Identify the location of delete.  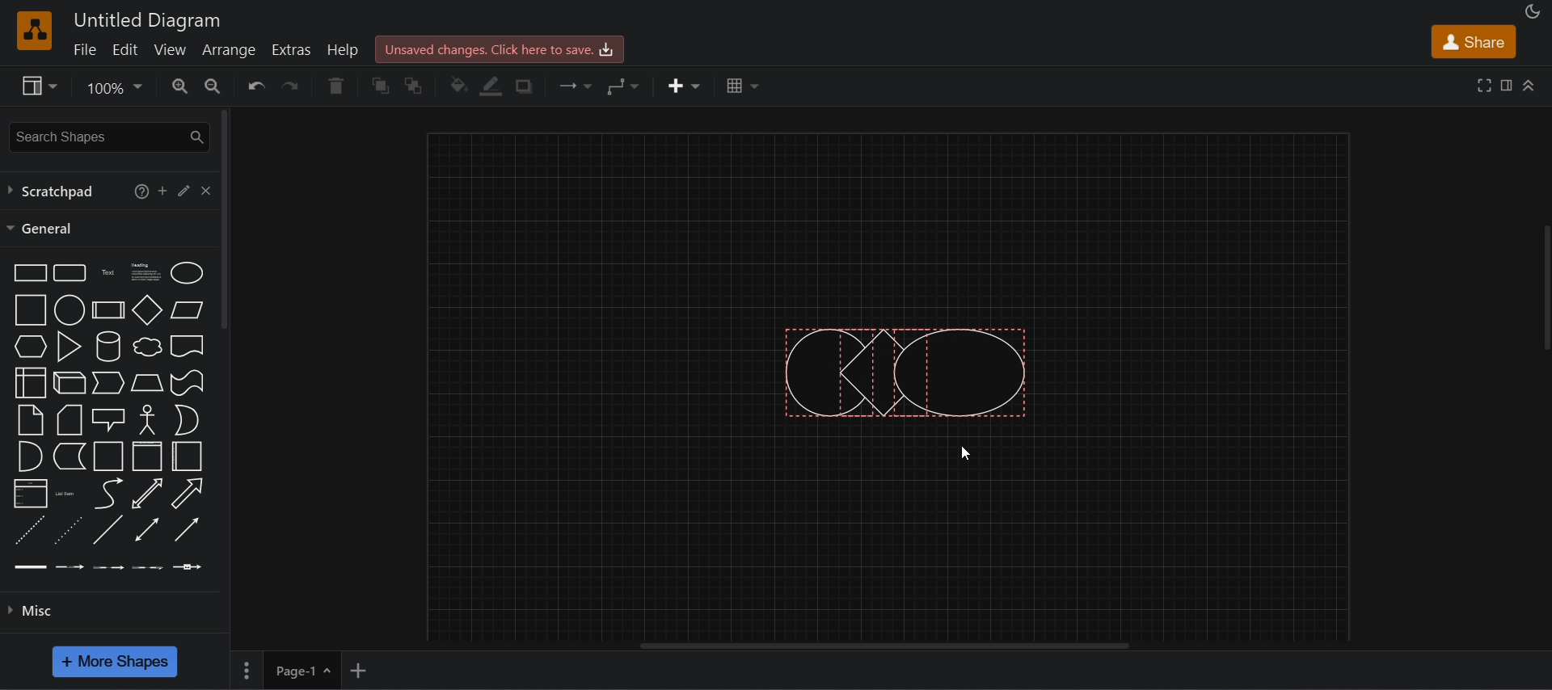
(335, 86).